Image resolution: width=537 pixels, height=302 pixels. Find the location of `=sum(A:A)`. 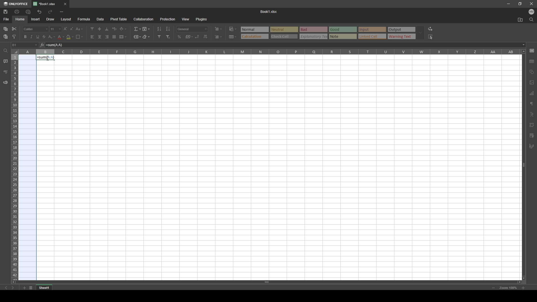

=sum(A:A) is located at coordinates (46, 57).